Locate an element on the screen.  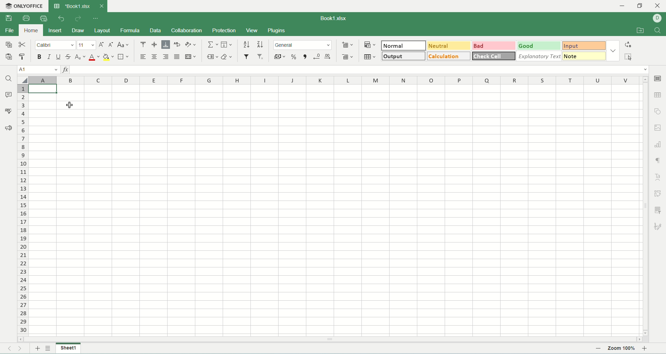
decrease font size is located at coordinates (111, 45).